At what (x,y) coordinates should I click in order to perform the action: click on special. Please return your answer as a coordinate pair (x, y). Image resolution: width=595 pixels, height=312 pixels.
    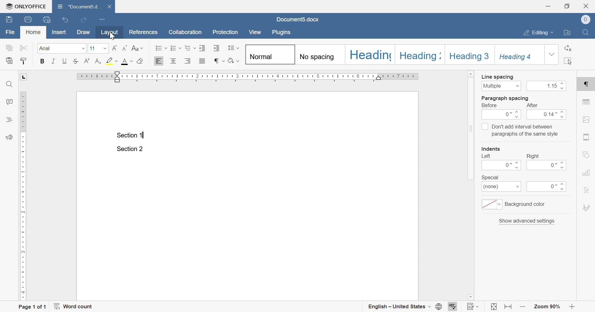
    Looking at the image, I should click on (490, 177).